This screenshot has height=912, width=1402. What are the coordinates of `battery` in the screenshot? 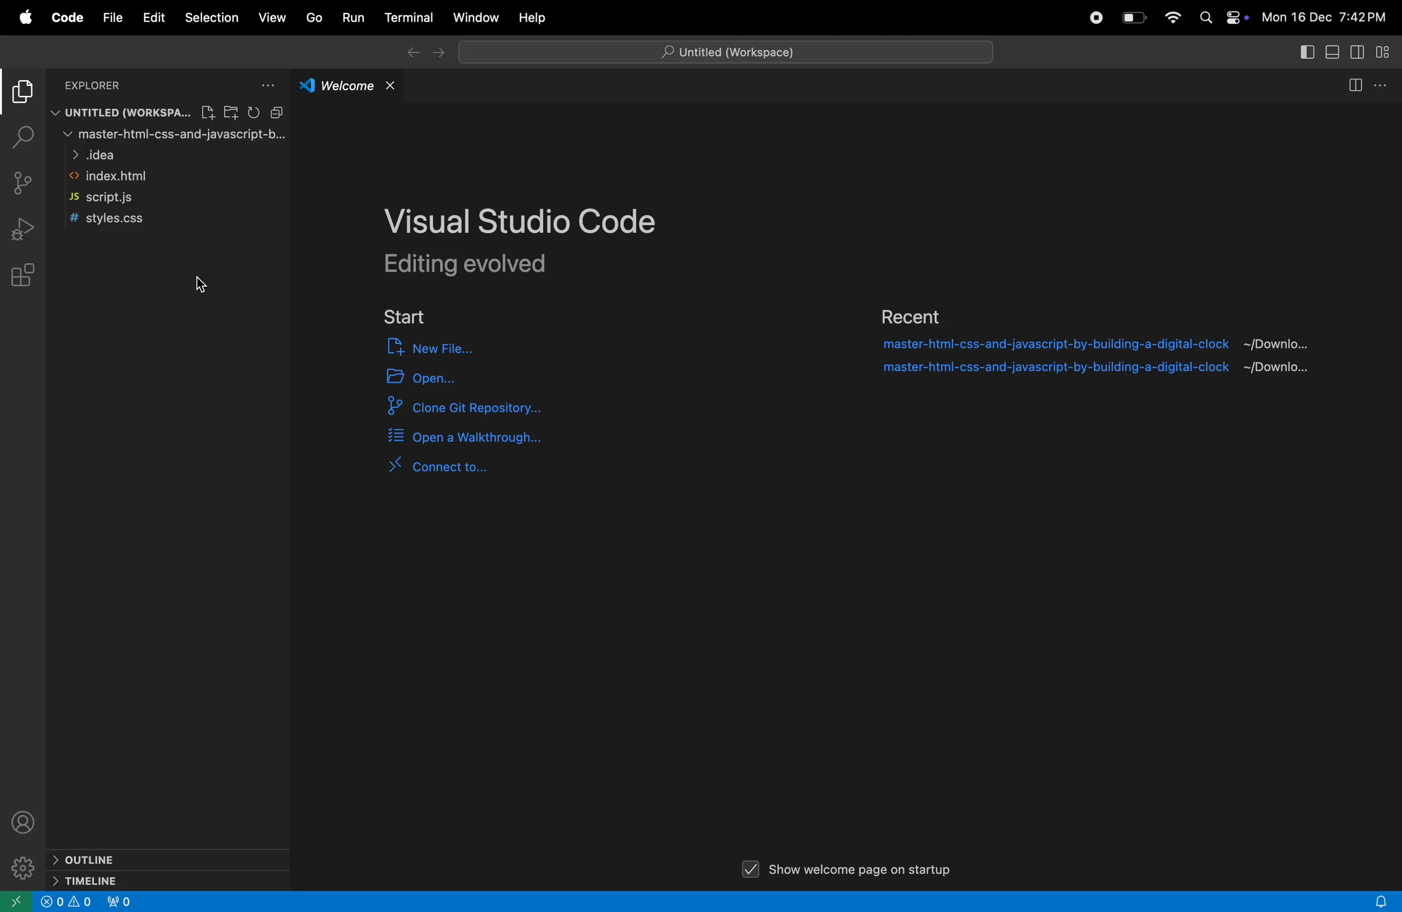 It's located at (1133, 18).